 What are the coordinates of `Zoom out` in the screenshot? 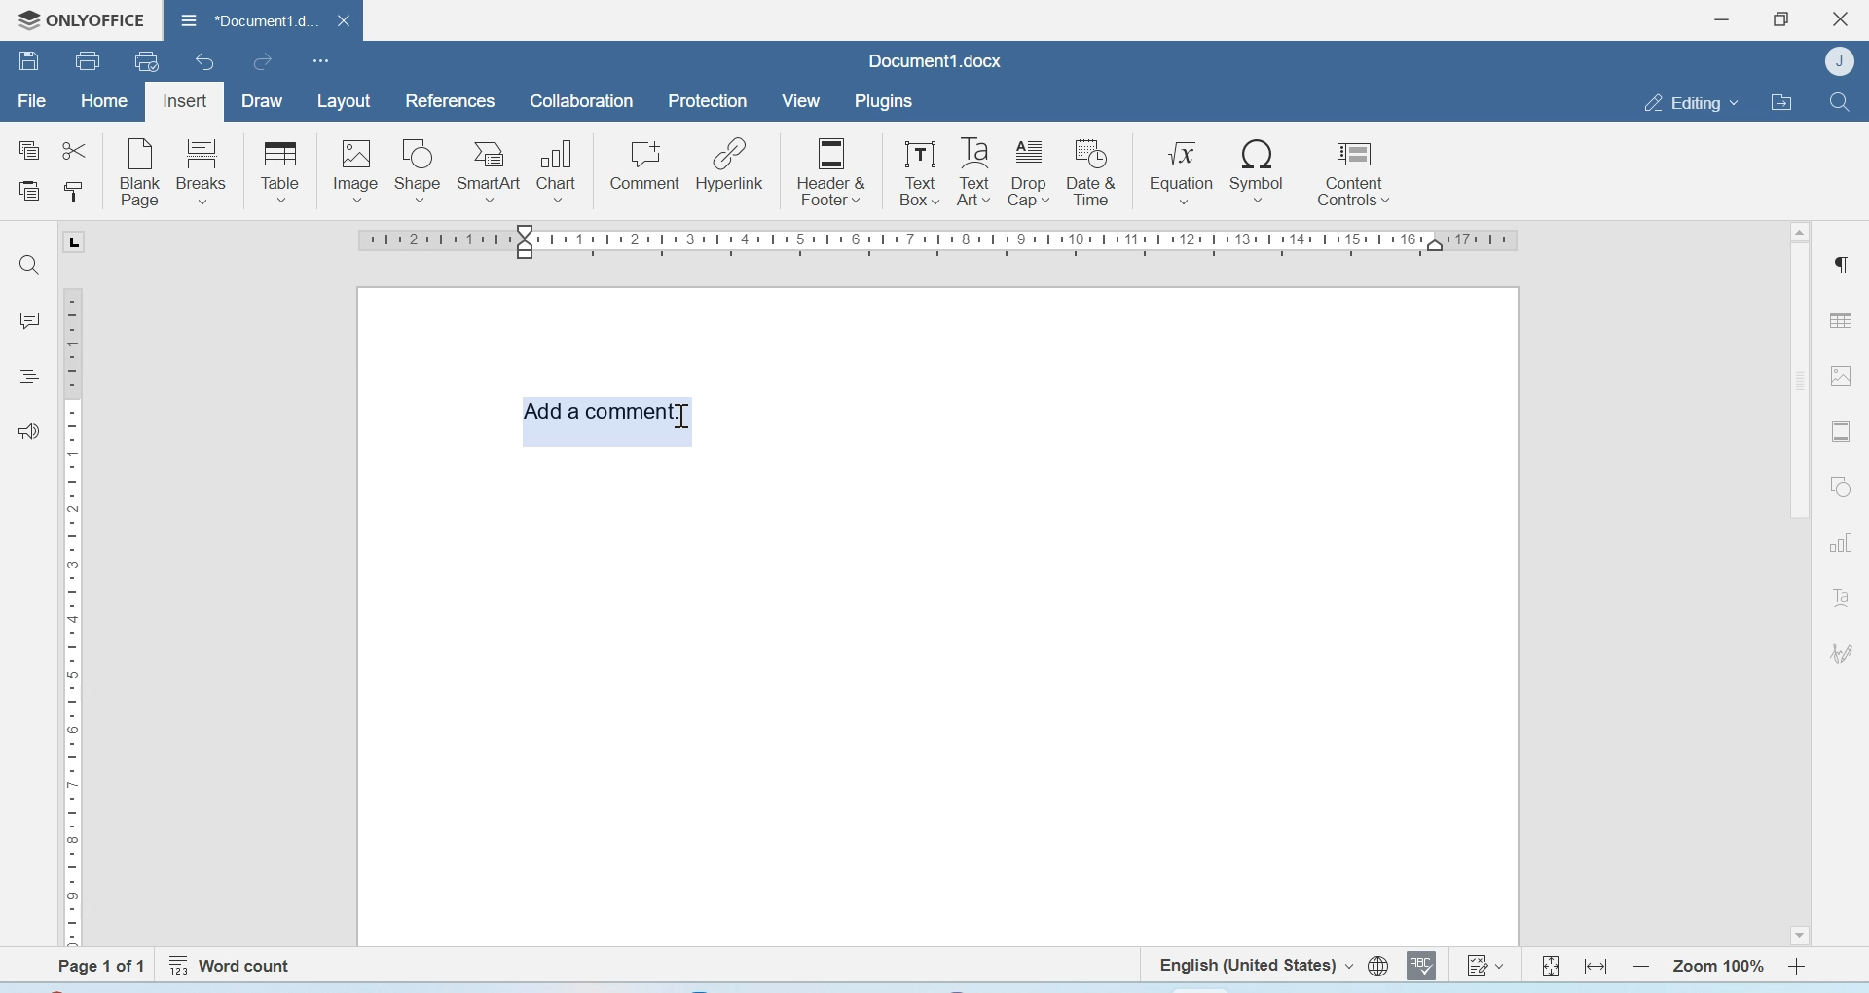 It's located at (1641, 966).